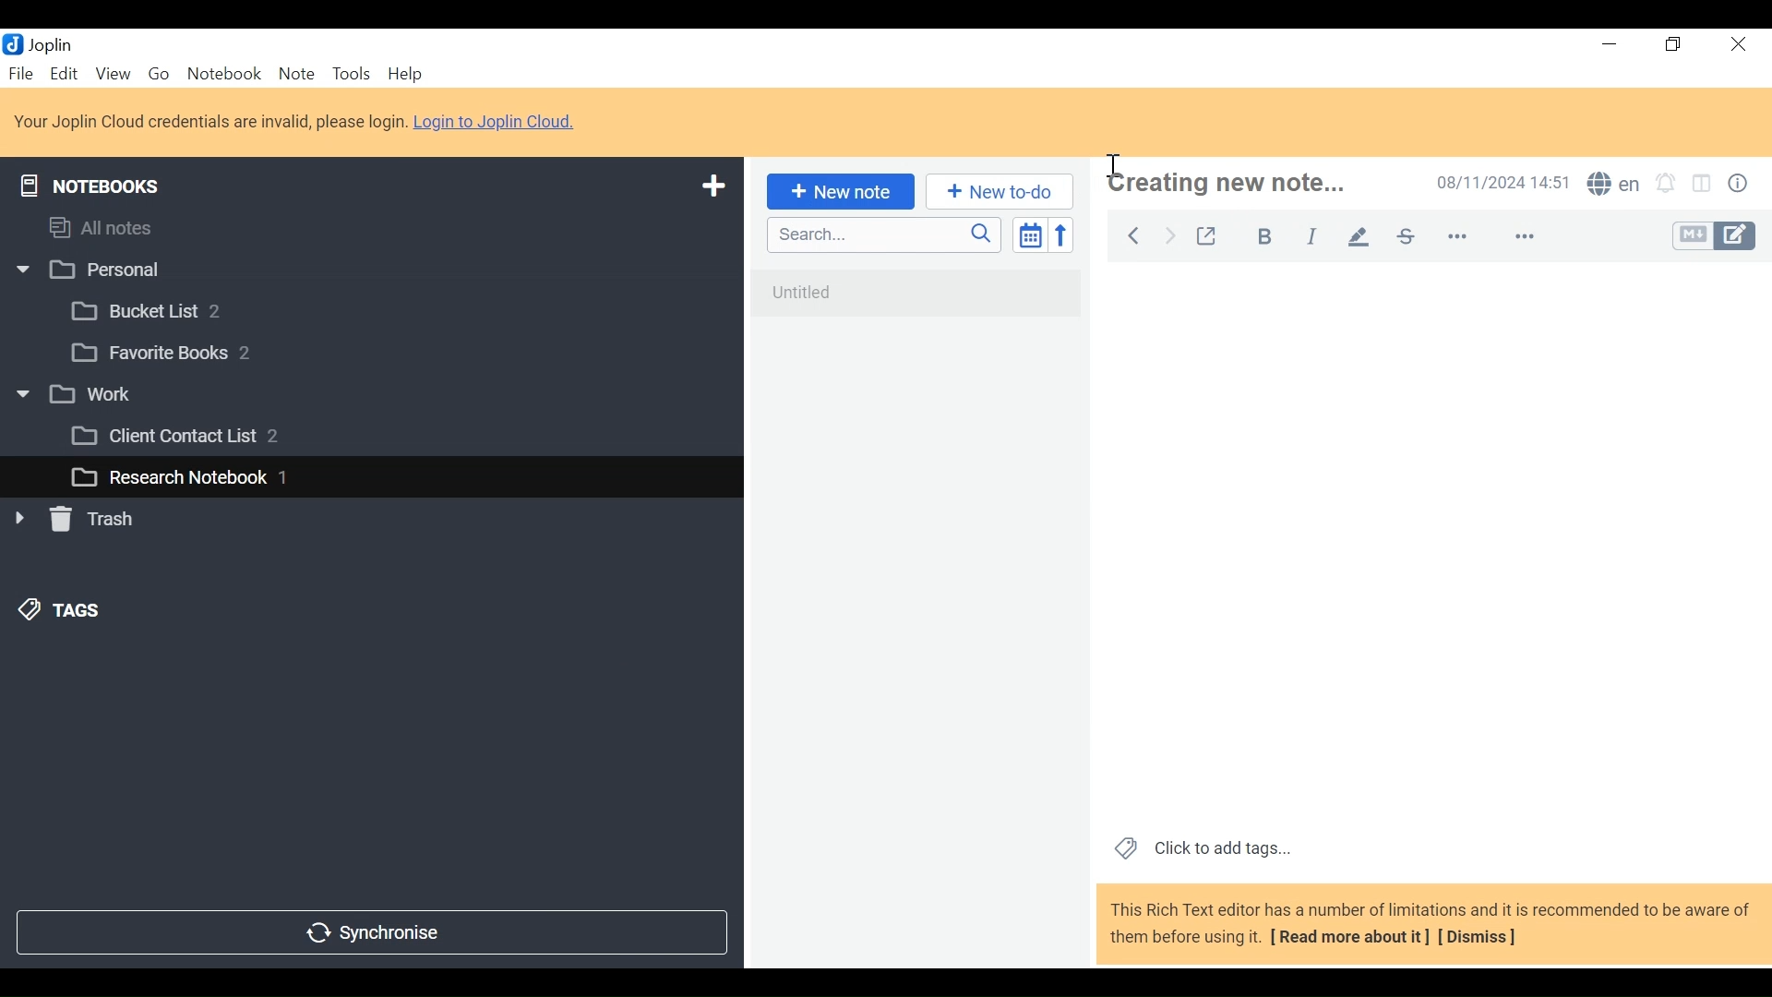 This screenshot has width=1772, height=997. I want to click on Note properties, so click(1742, 186).